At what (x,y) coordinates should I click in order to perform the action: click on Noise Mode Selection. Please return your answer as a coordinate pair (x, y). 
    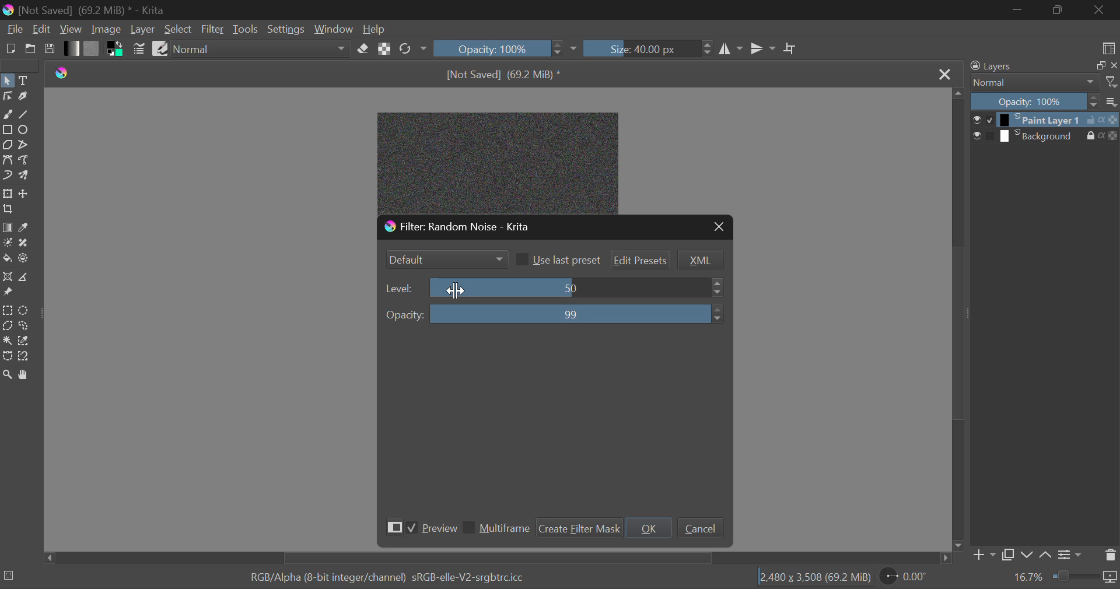
    Looking at the image, I should click on (445, 258).